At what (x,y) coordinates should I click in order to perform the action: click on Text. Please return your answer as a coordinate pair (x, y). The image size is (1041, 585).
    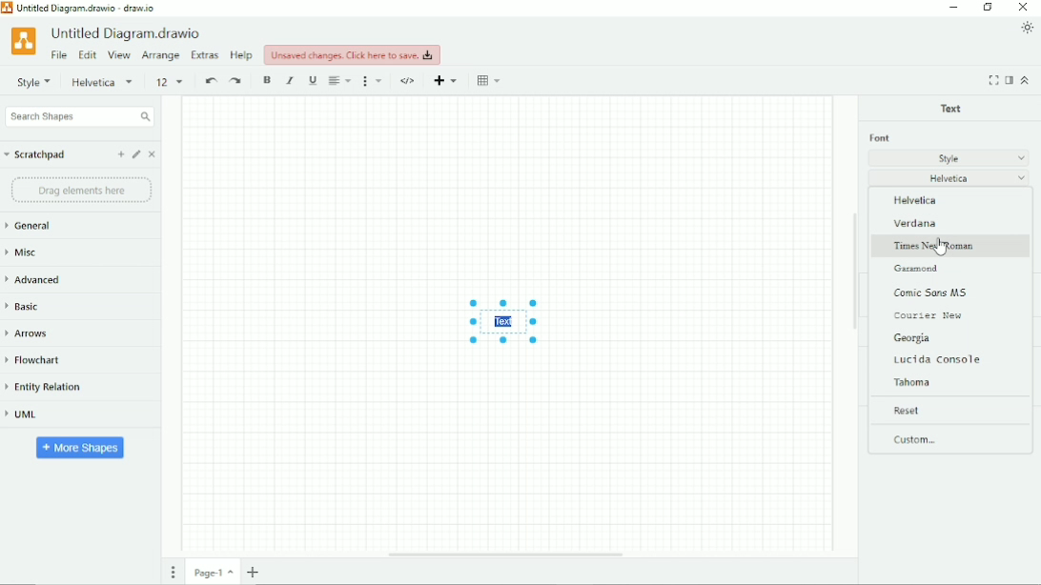
    Looking at the image, I should click on (505, 322).